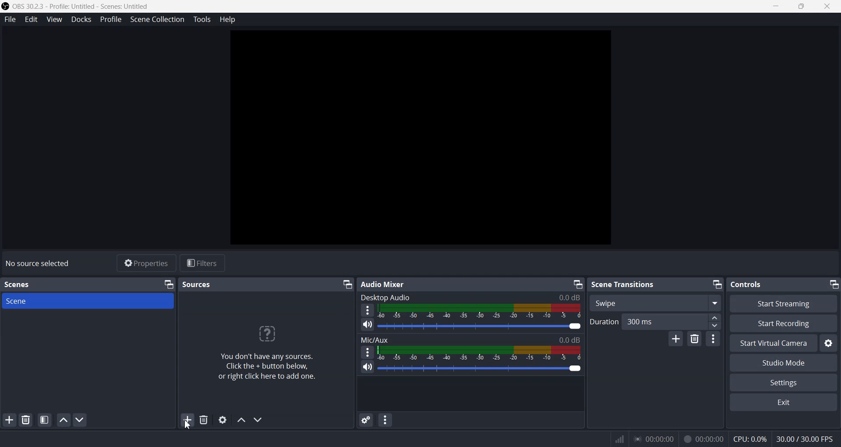 The width and height of the screenshot is (841, 447). I want to click on View, so click(54, 19).